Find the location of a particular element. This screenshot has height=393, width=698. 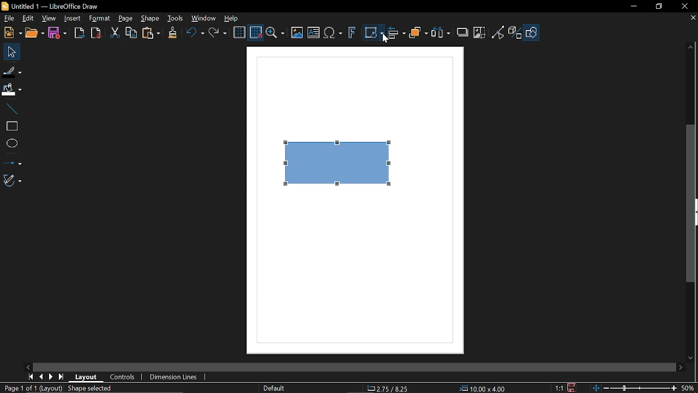

Rectangle is located at coordinates (11, 126).